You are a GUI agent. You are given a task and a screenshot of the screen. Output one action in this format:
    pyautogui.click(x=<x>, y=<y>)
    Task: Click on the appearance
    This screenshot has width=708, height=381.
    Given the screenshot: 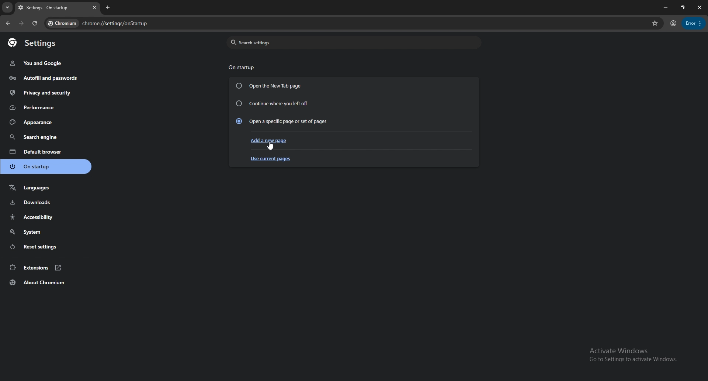 What is the action you would take?
    pyautogui.click(x=47, y=122)
    